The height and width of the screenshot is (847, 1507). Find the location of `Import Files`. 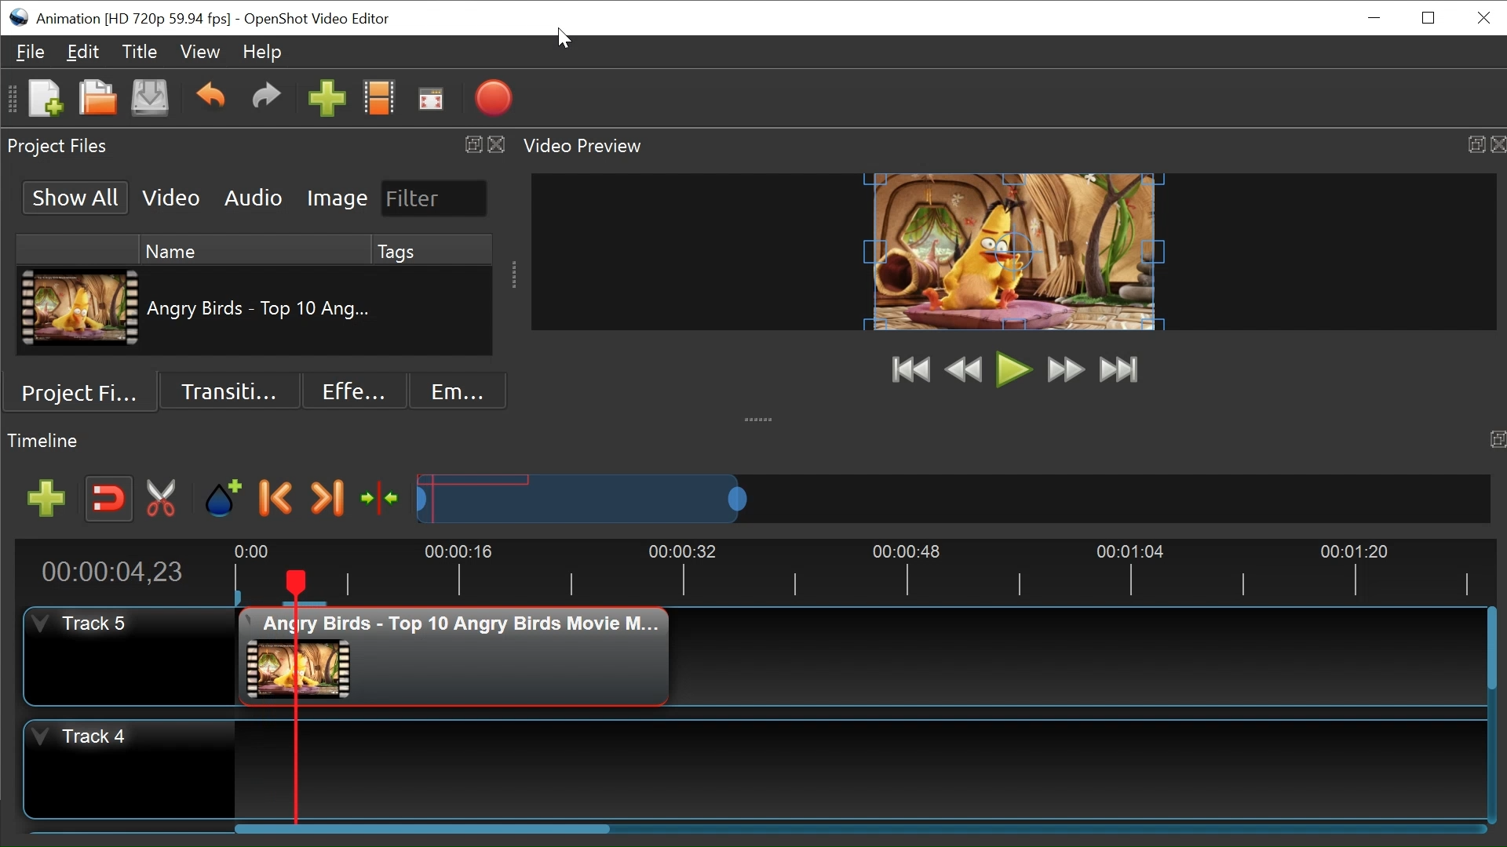

Import Files is located at coordinates (327, 97).